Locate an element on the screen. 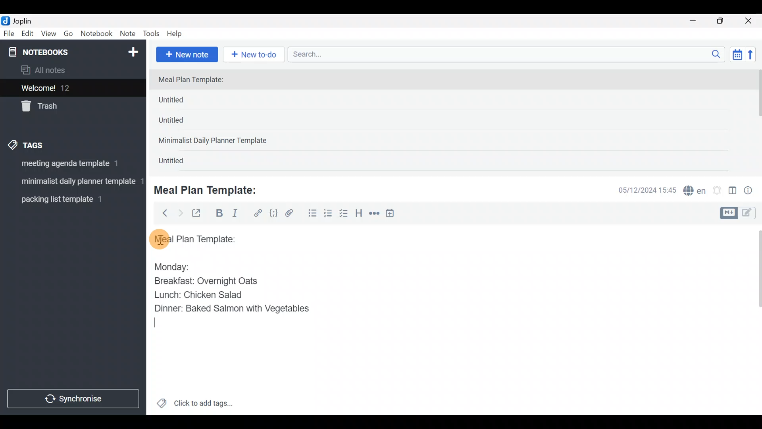 This screenshot has height=429, width=762. Monday: is located at coordinates (166, 266).